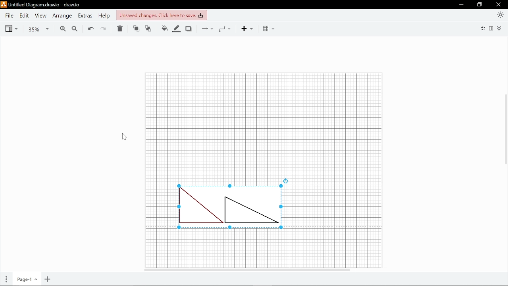  Describe the element at coordinates (62, 15) in the screenshot. I see `Arrange` at that location.